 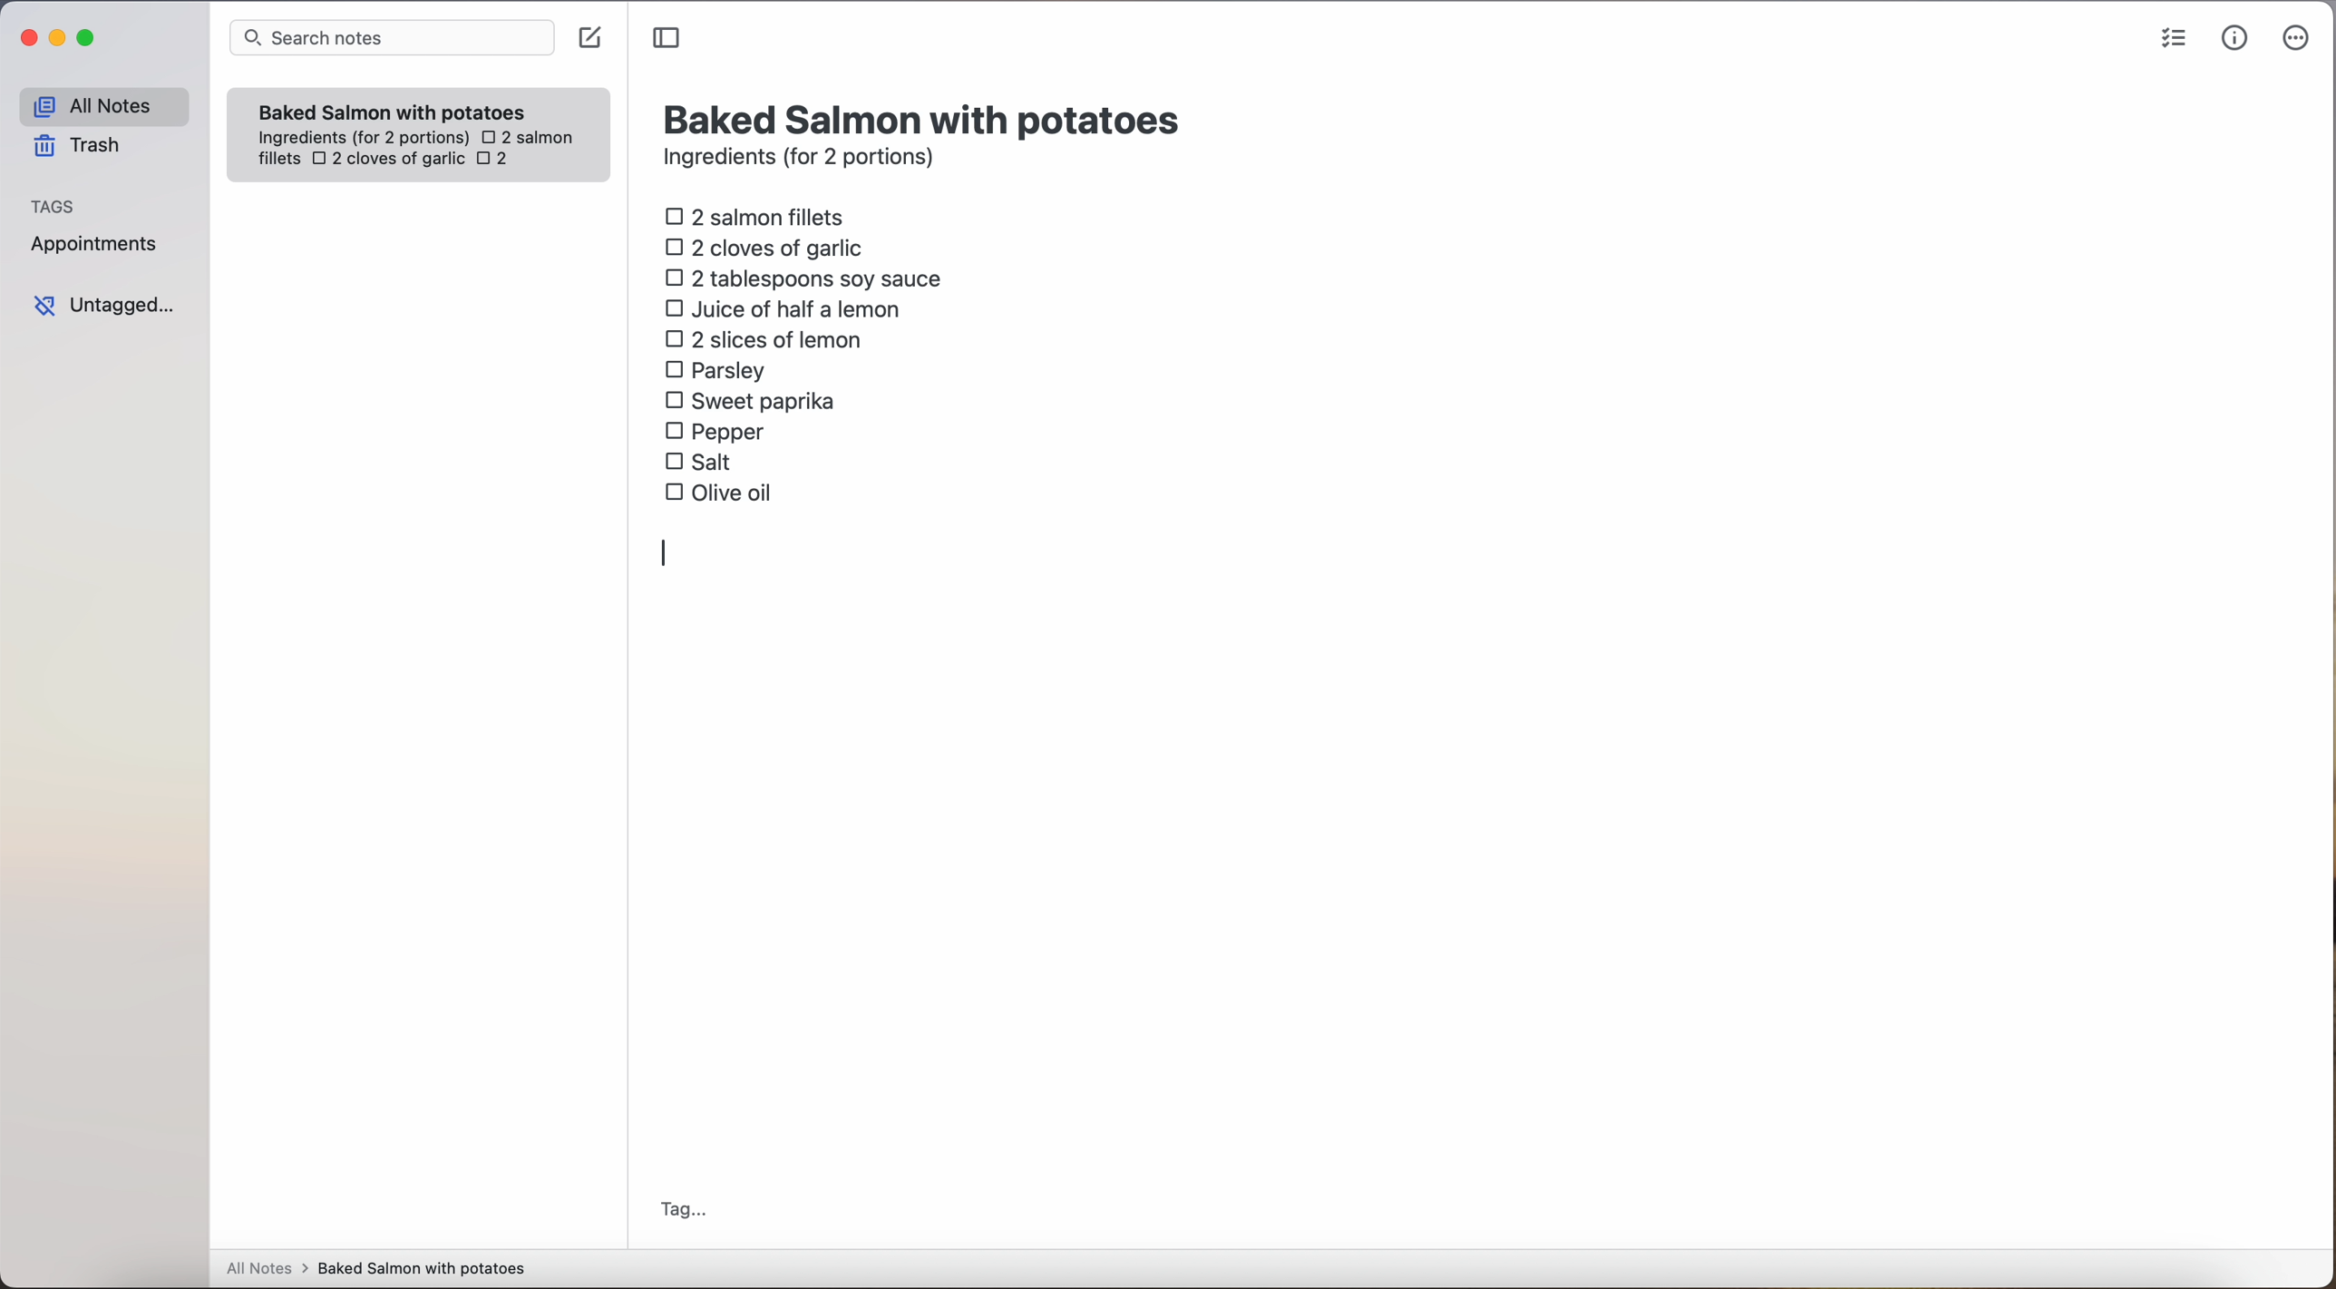 I want to click on create note, so click(x=589, y=38).